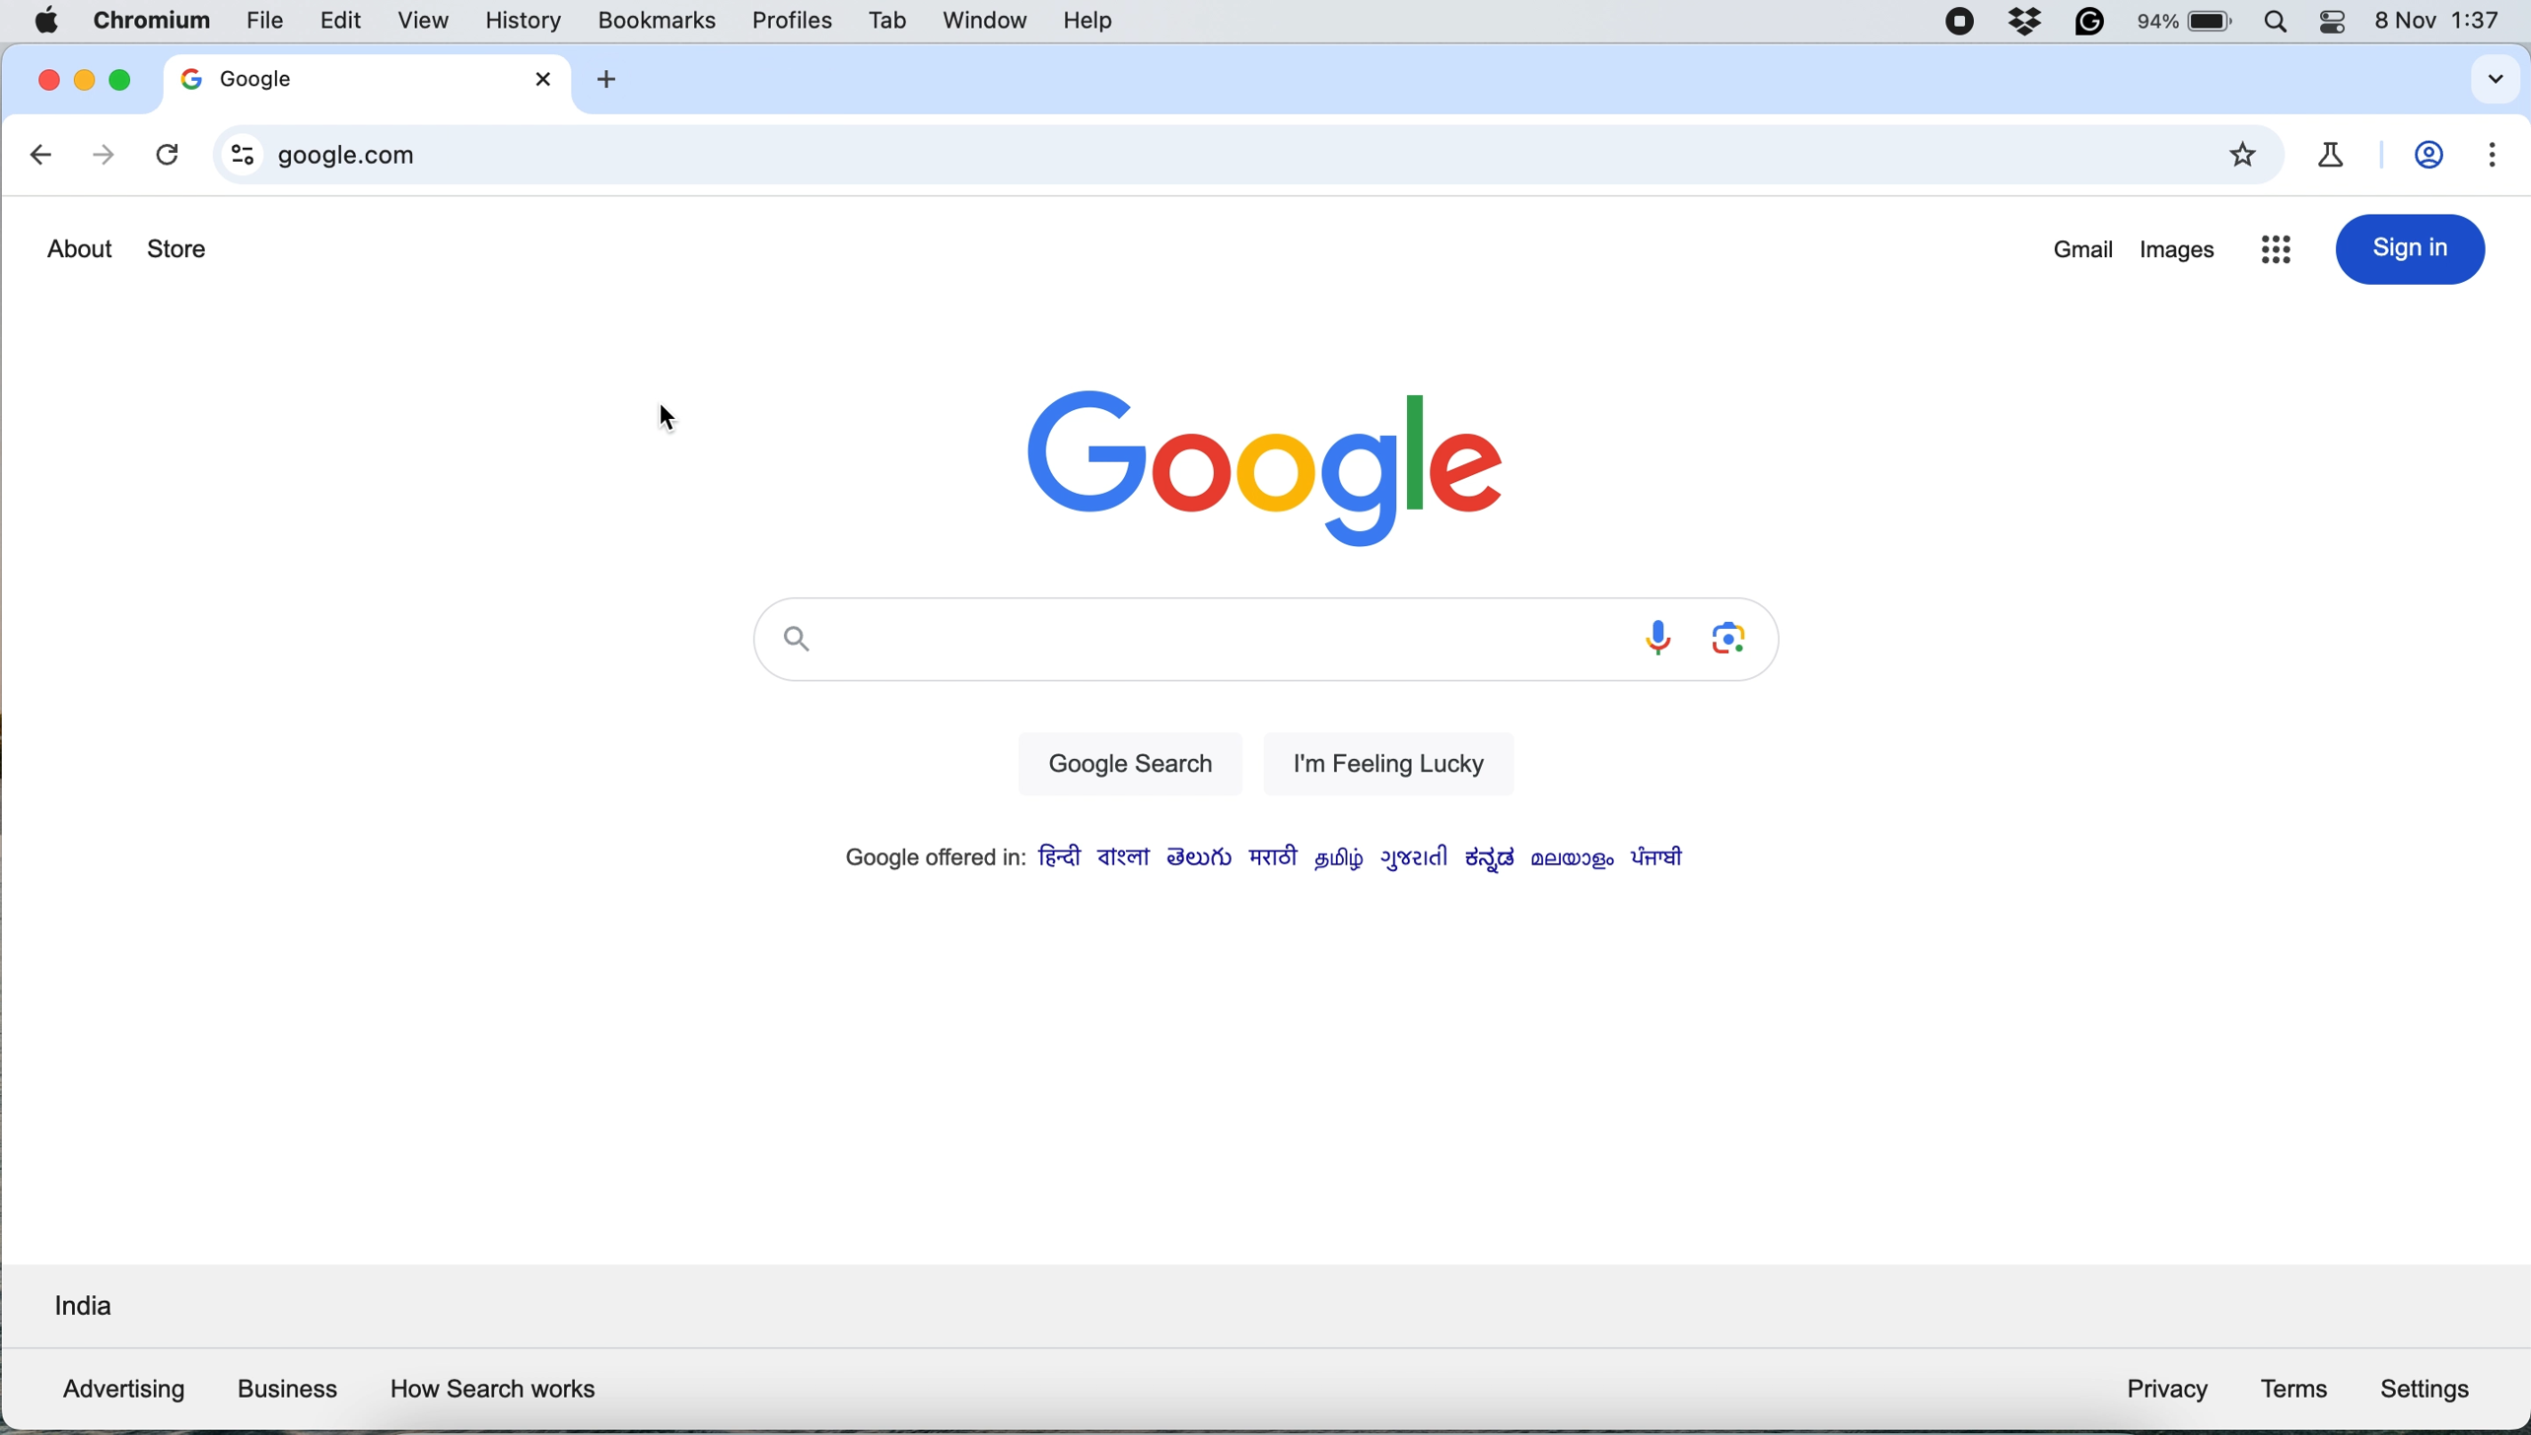 The image size is (2531, 1435). I want to click on close, so click(545, 78).